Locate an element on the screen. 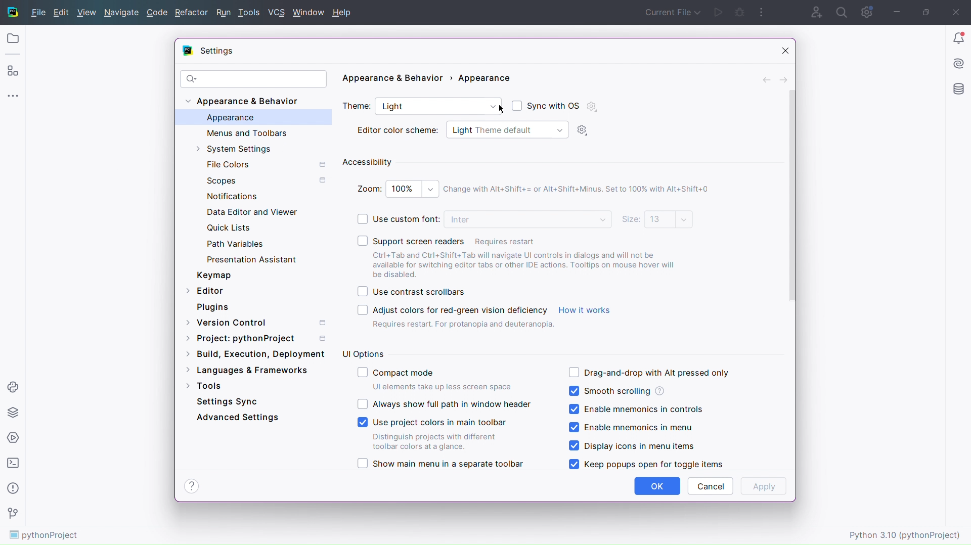 Image resolution: width=971 pixels, height=545 pixels. Light Theme Default is located at coordinates (506, 129).